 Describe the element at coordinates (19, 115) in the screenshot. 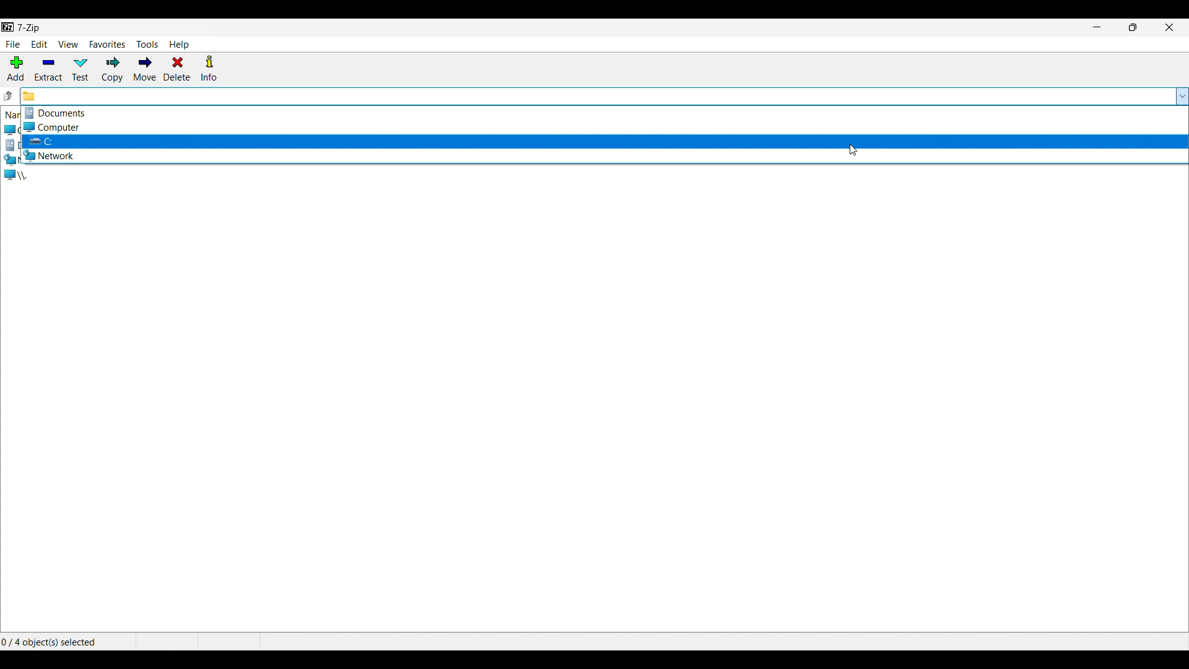

I see `Indicates list of loaction below` at that location.